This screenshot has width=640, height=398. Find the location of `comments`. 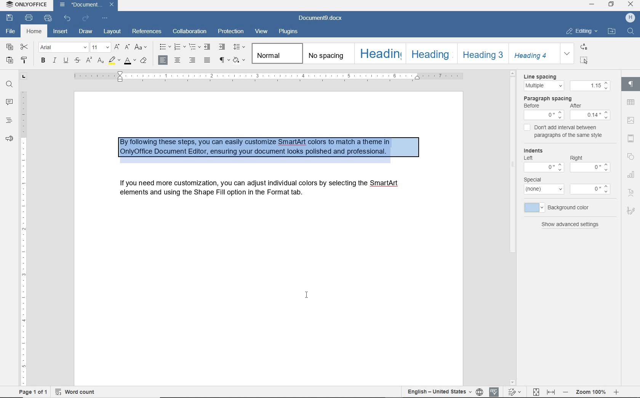

comments is located at coordinates (9, 103).